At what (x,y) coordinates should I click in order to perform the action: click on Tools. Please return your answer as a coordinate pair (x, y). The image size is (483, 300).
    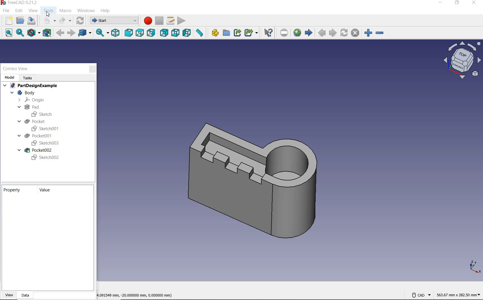
    Looking at the image, I should click on (49, 11).